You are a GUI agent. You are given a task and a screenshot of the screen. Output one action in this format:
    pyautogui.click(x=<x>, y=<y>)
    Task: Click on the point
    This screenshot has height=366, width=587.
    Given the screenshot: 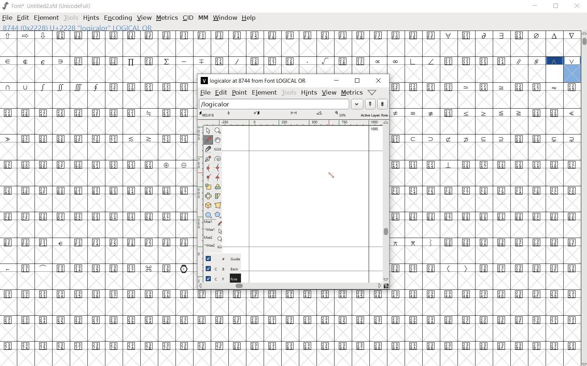 What is the action you would take?
    pyautogui.click(x=239, y=93)
    